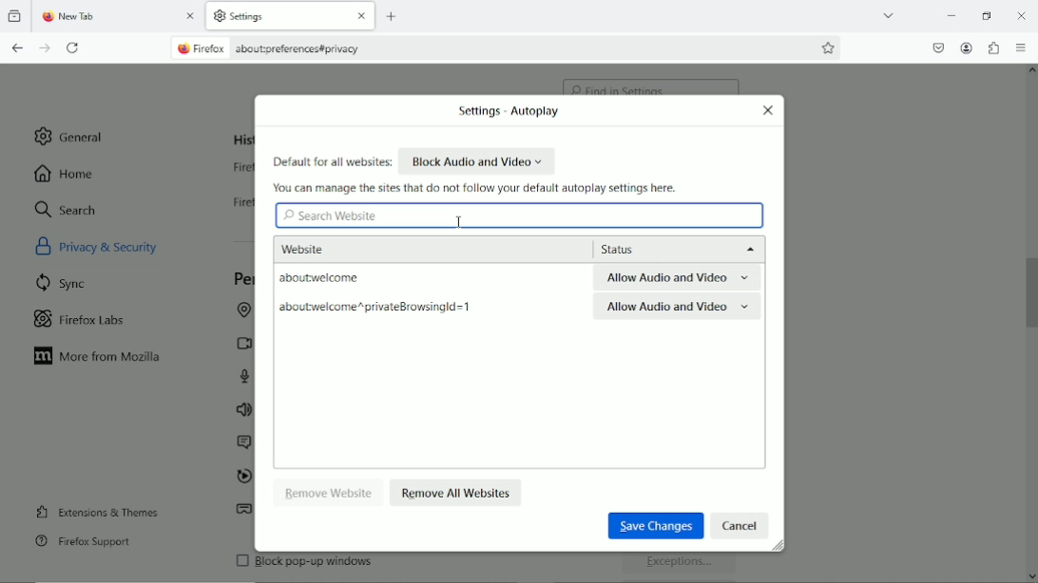  I want to click on firefox, so click(213, 49).